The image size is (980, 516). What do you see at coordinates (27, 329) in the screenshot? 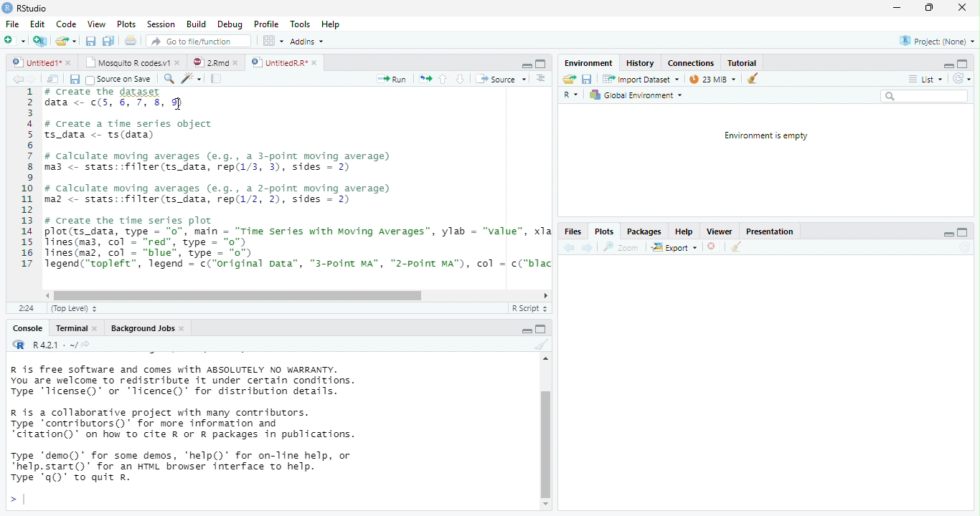
I see `Console` at bounding box center [27, 329].